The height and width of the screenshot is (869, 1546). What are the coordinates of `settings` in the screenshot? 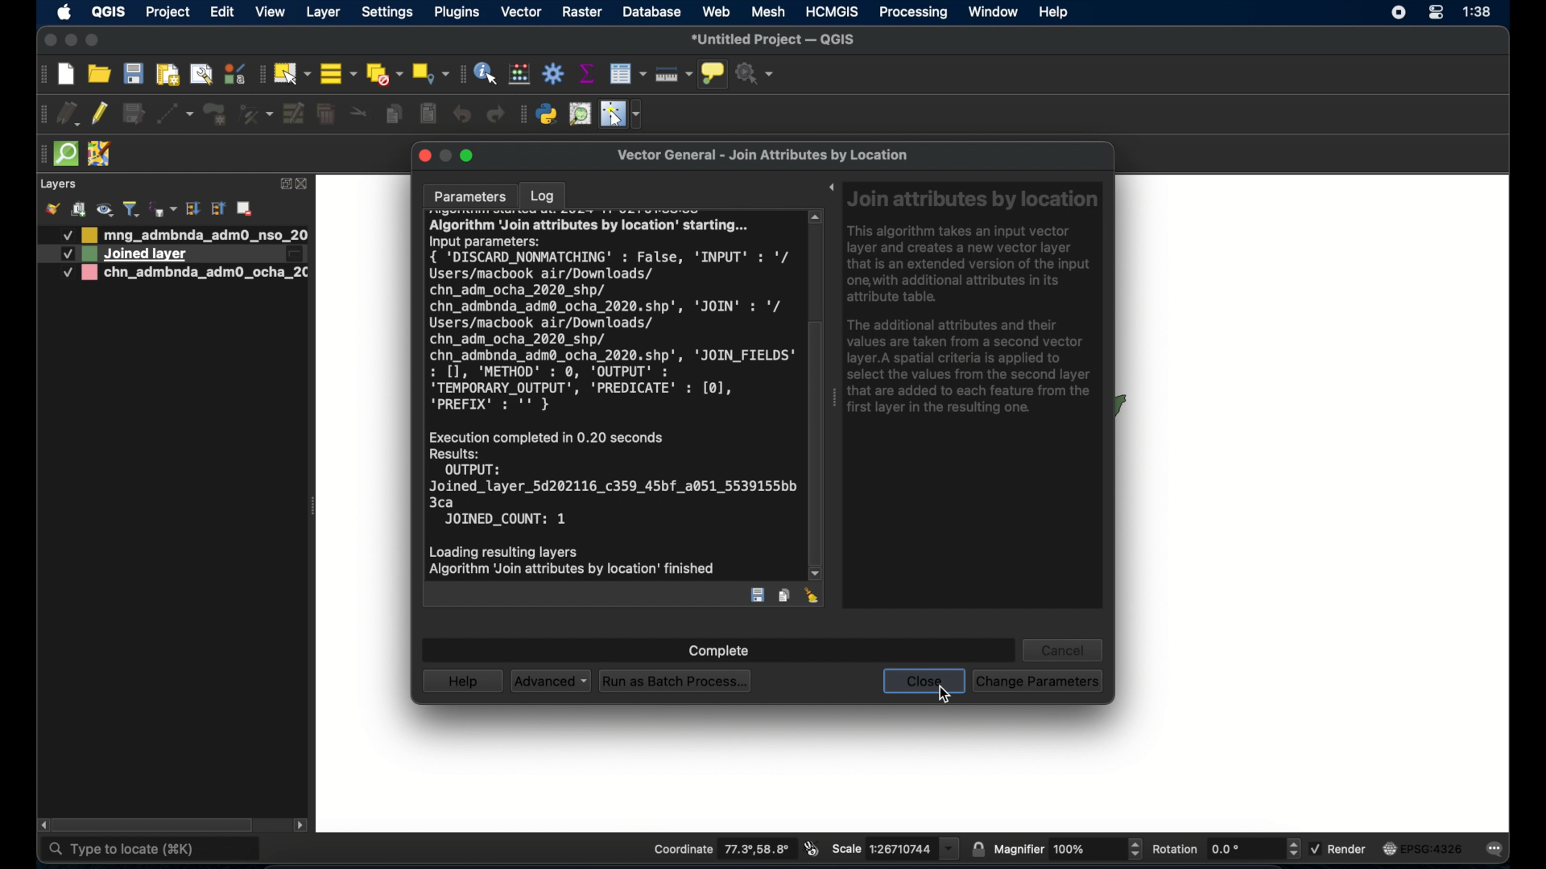 It's located at (389, 13).